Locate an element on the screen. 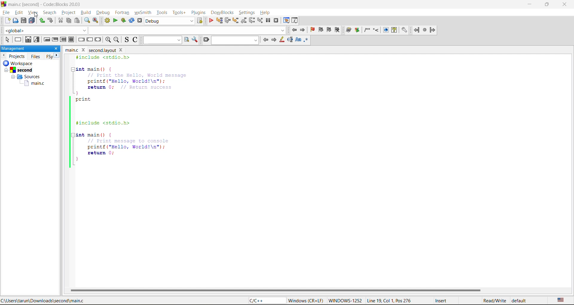 The width and height of the screenshot is (574, 305). next instruction is located at coordinates (251, 20).